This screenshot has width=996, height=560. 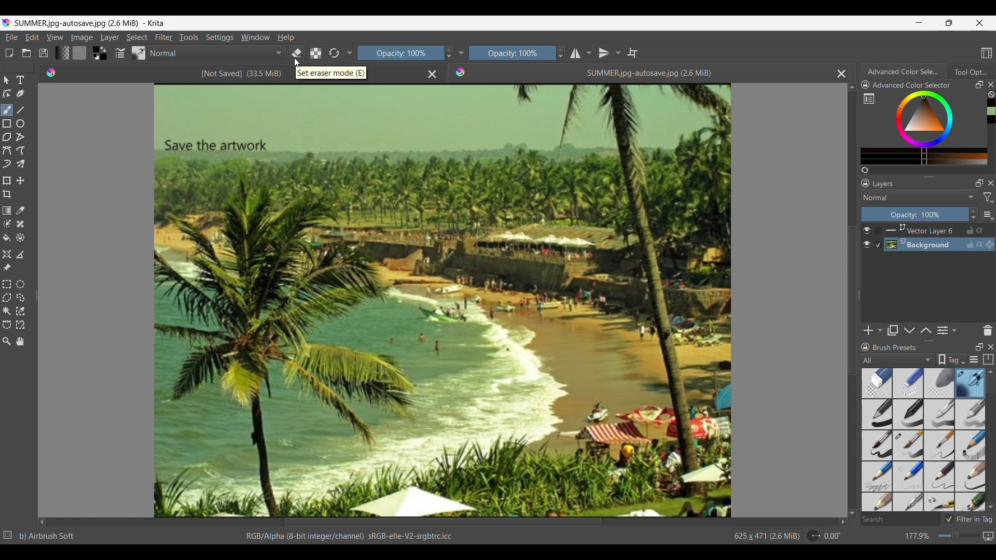 I want to click on Preserve alpha, so click(x=316, y=53).